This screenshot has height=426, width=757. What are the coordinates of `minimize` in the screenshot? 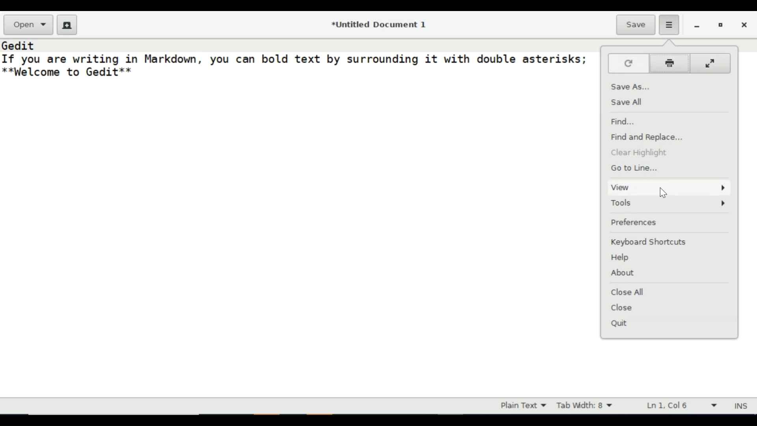 It's located at (699, 25).